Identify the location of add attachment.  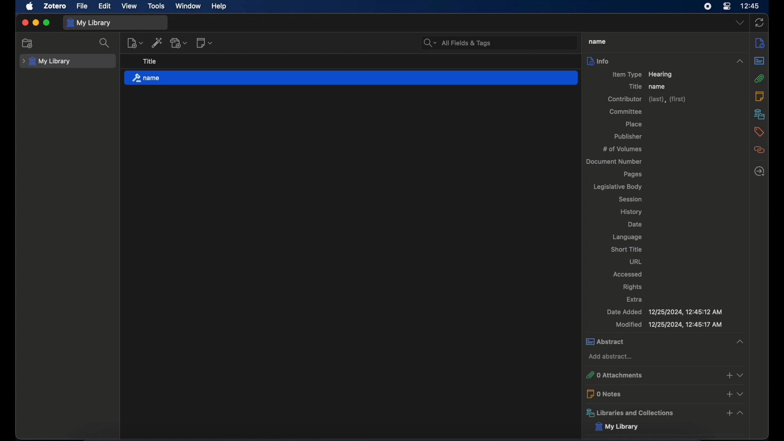
(179, 43).